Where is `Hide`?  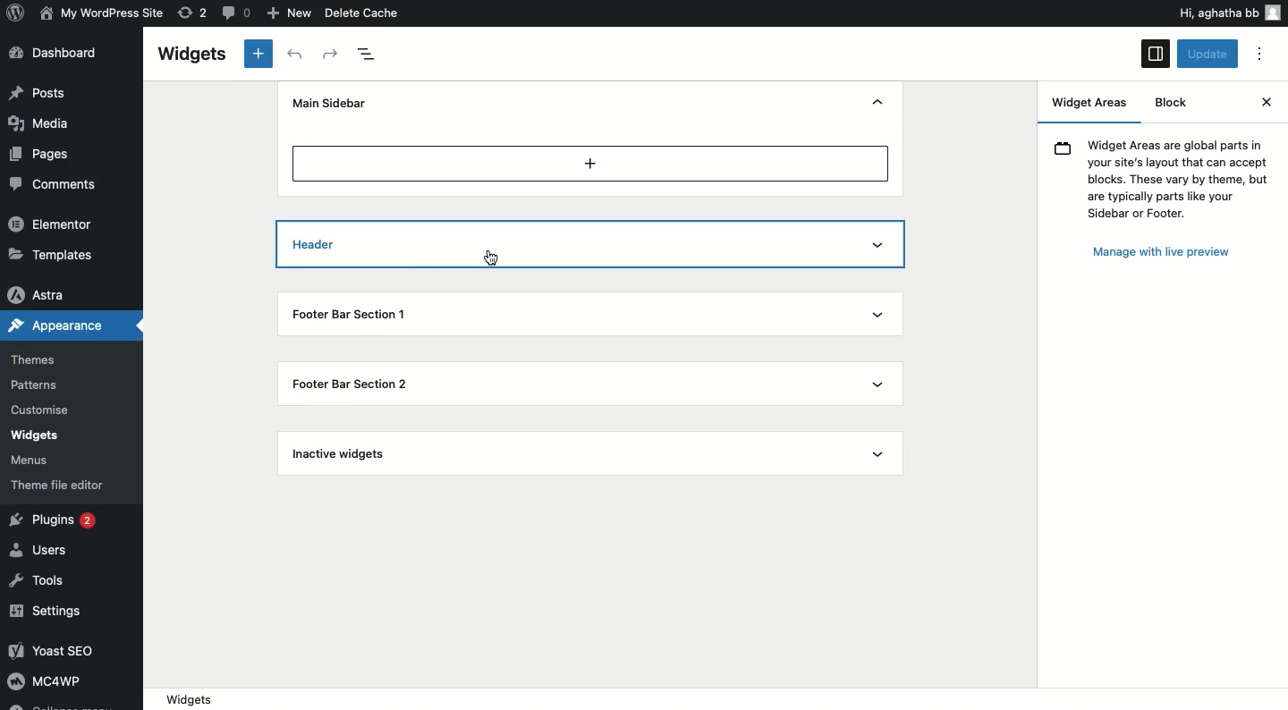 Hide is located at coordinates (877, 104).